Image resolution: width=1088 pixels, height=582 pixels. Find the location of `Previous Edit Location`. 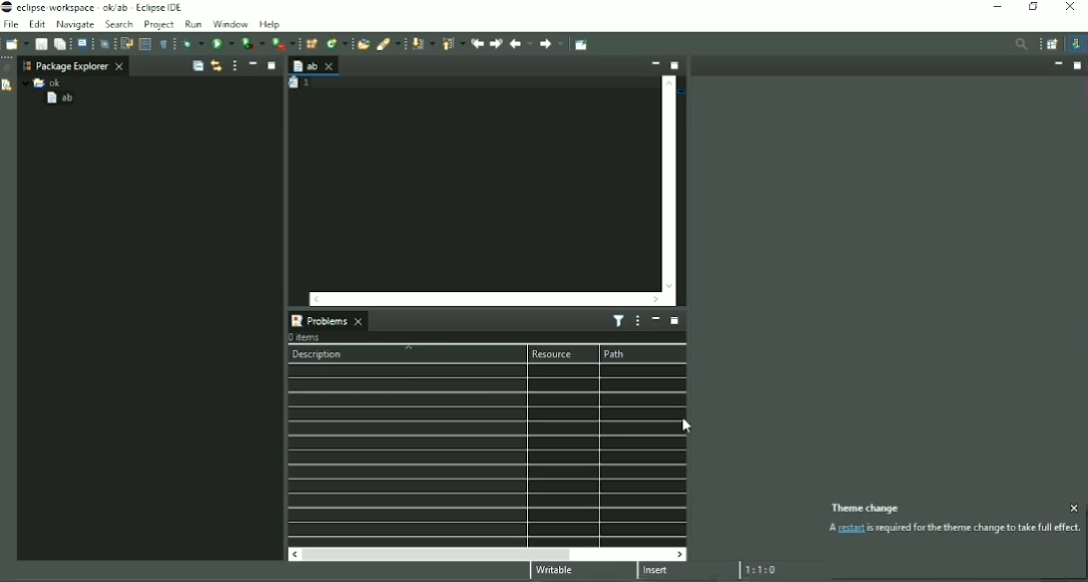

Previous Edit Location is located at coordinates (477, 42).